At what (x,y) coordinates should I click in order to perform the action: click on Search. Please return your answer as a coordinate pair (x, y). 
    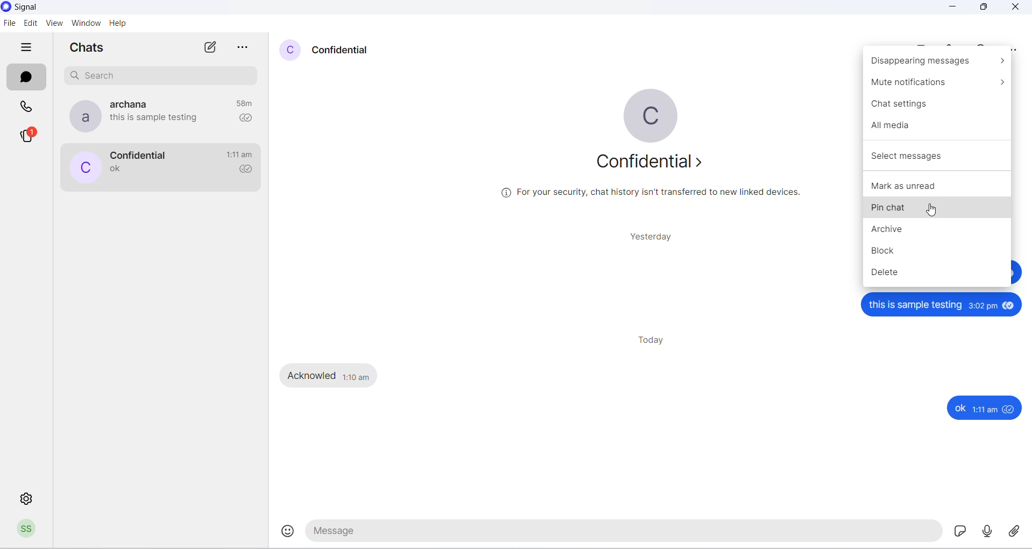
    Looking at the image, I should click on (163, 76).